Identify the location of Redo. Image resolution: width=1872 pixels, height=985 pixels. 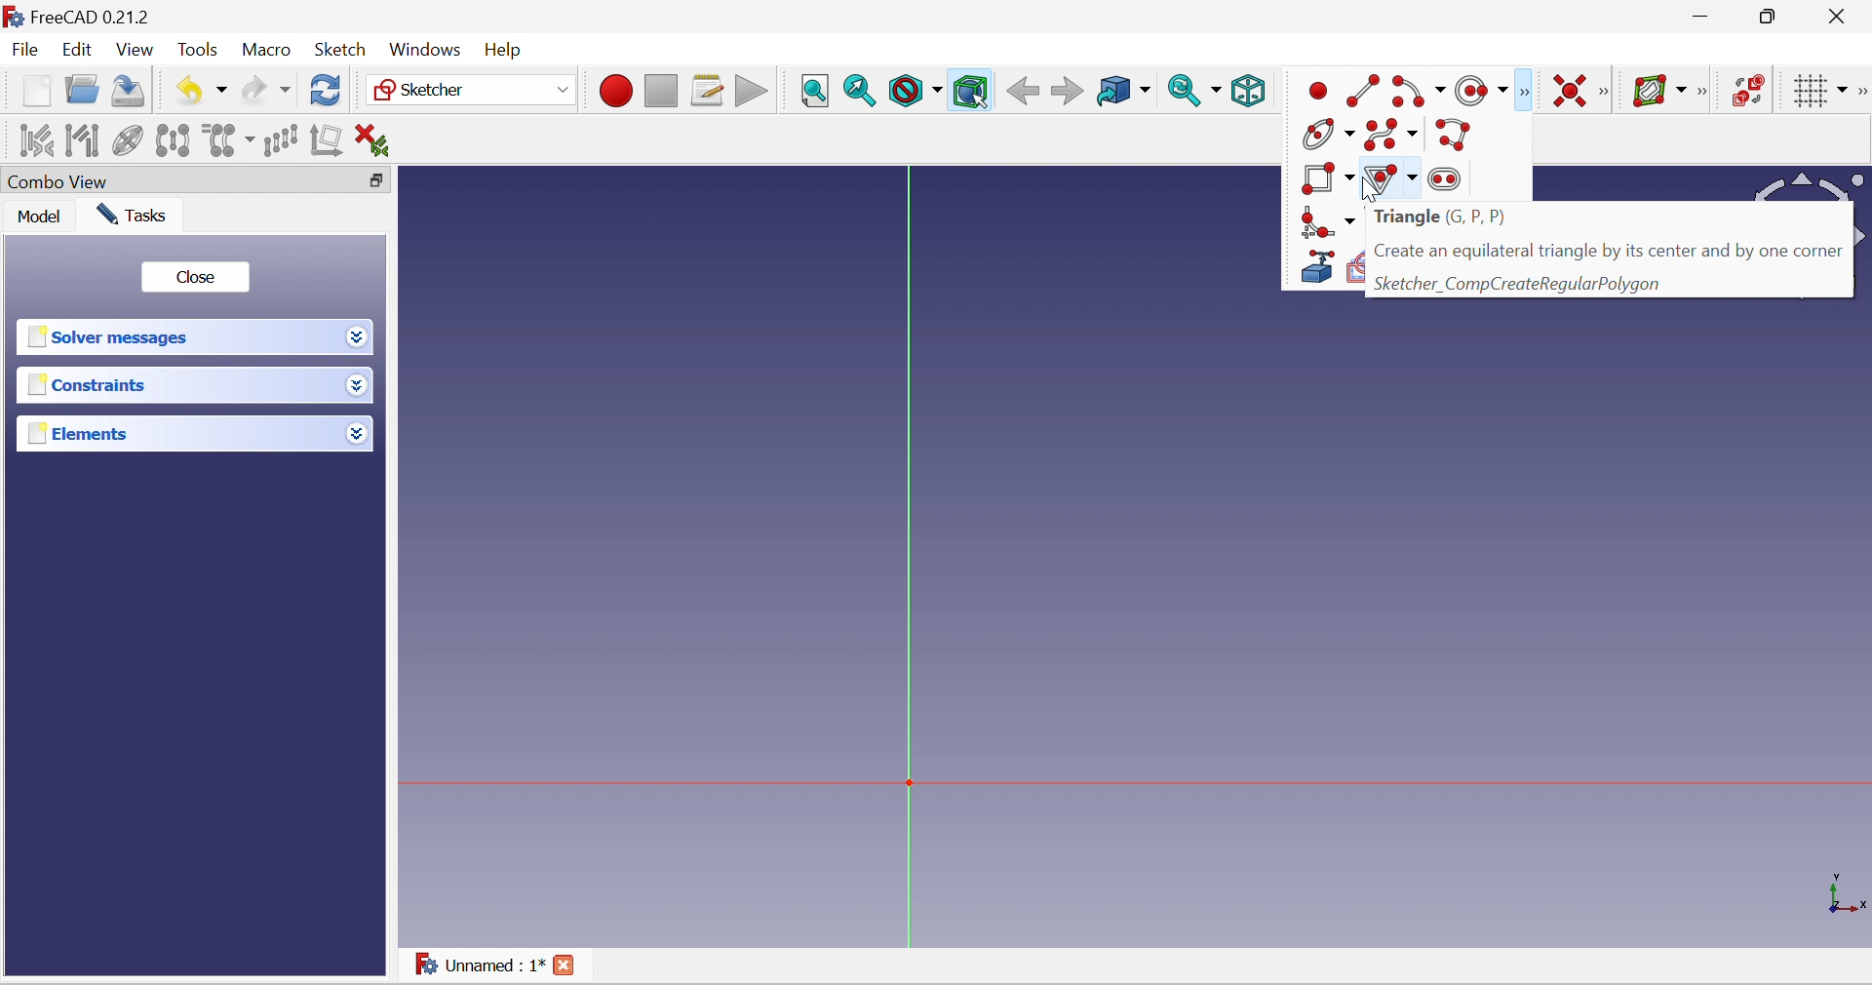
(266, 93).